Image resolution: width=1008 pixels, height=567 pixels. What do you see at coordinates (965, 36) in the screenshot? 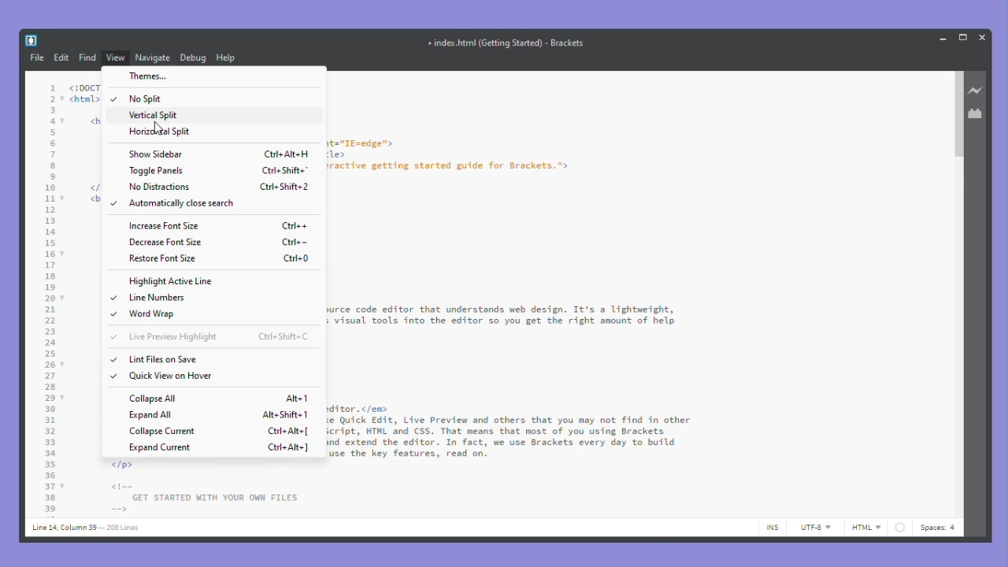
I see `Maximize` at bounding box center [965, 36].